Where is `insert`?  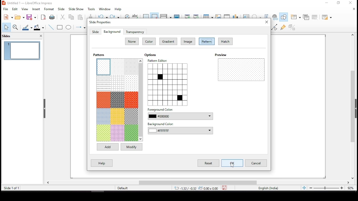
insert is located at coordinates (36, 9).